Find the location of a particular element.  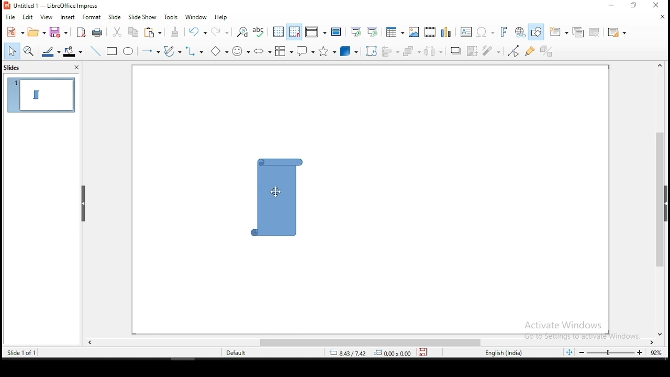

basic shapes is located at coordinates (220, 51).